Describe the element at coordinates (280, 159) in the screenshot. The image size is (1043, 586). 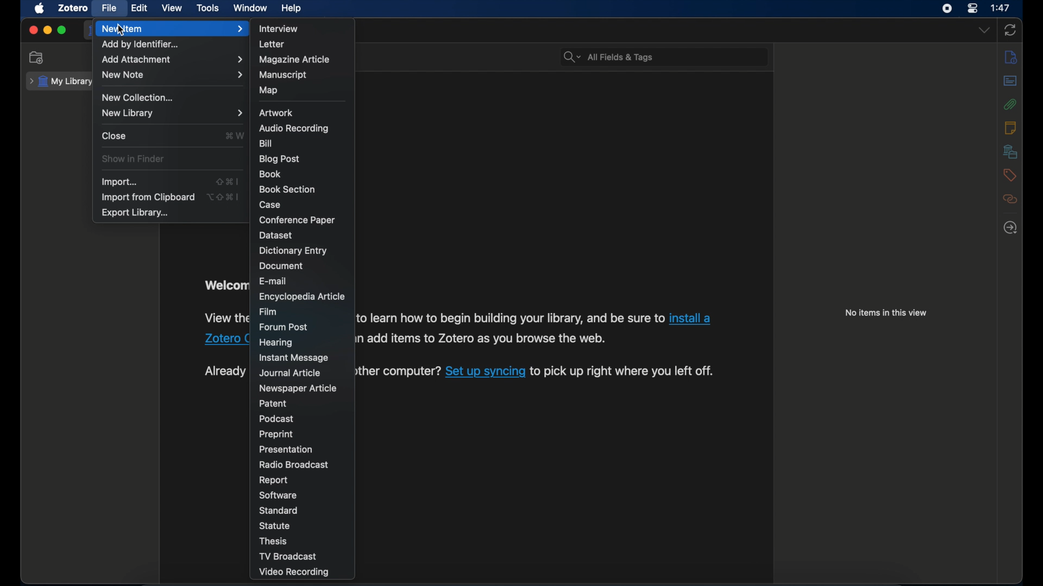
I see `blog post` at that location.